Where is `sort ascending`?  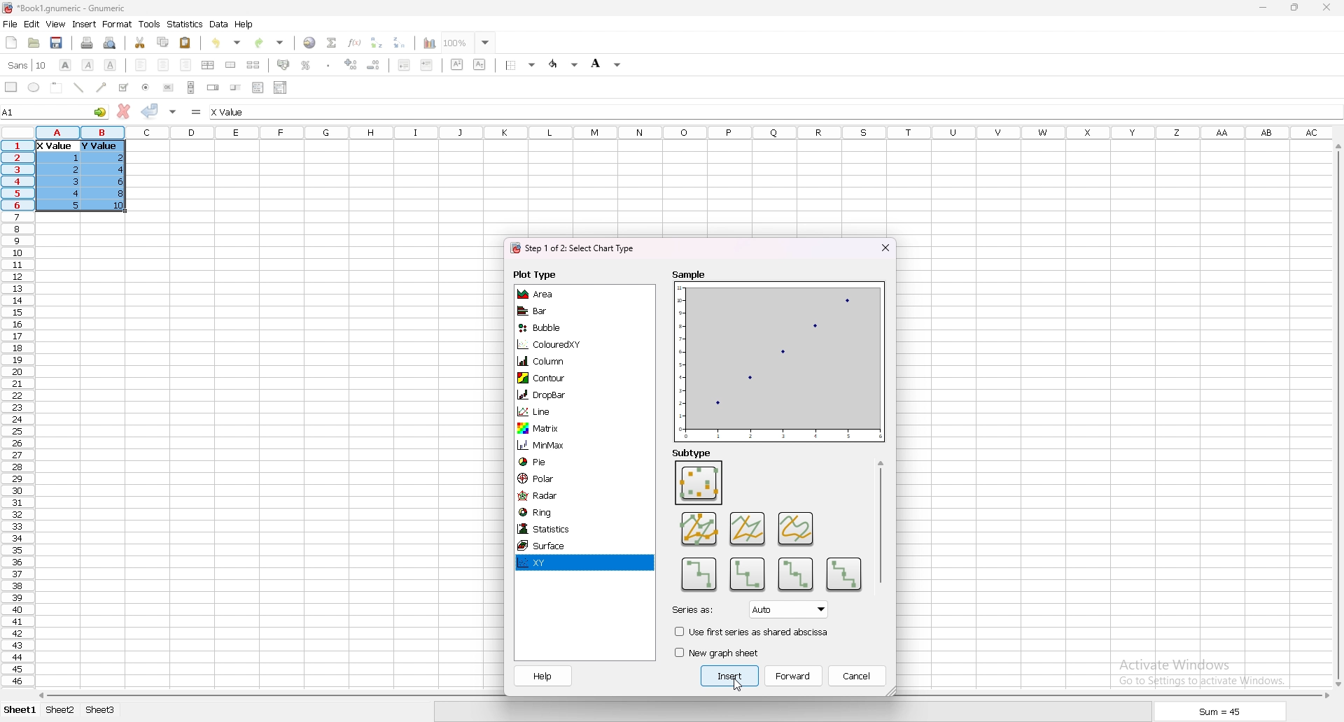
sort ascending is located at coordinates (376, 42).